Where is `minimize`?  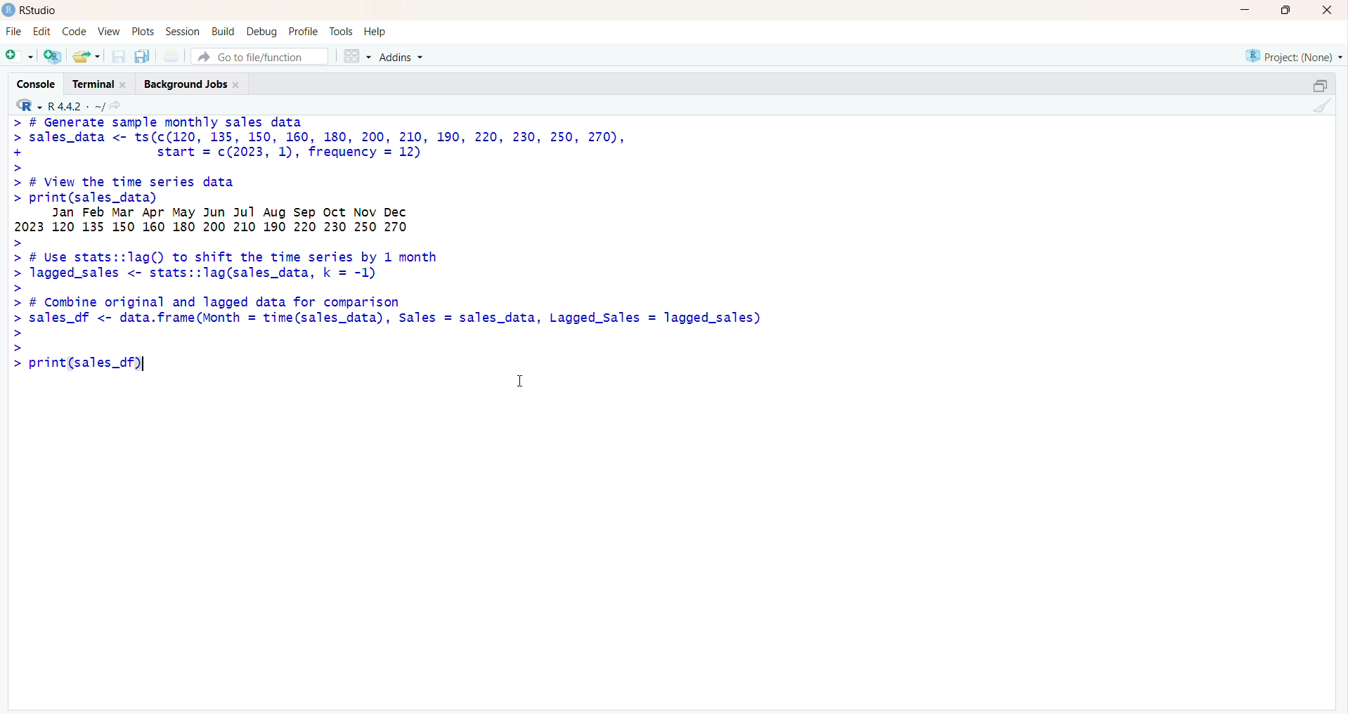 minimize is located at coordinates (1243, 11).